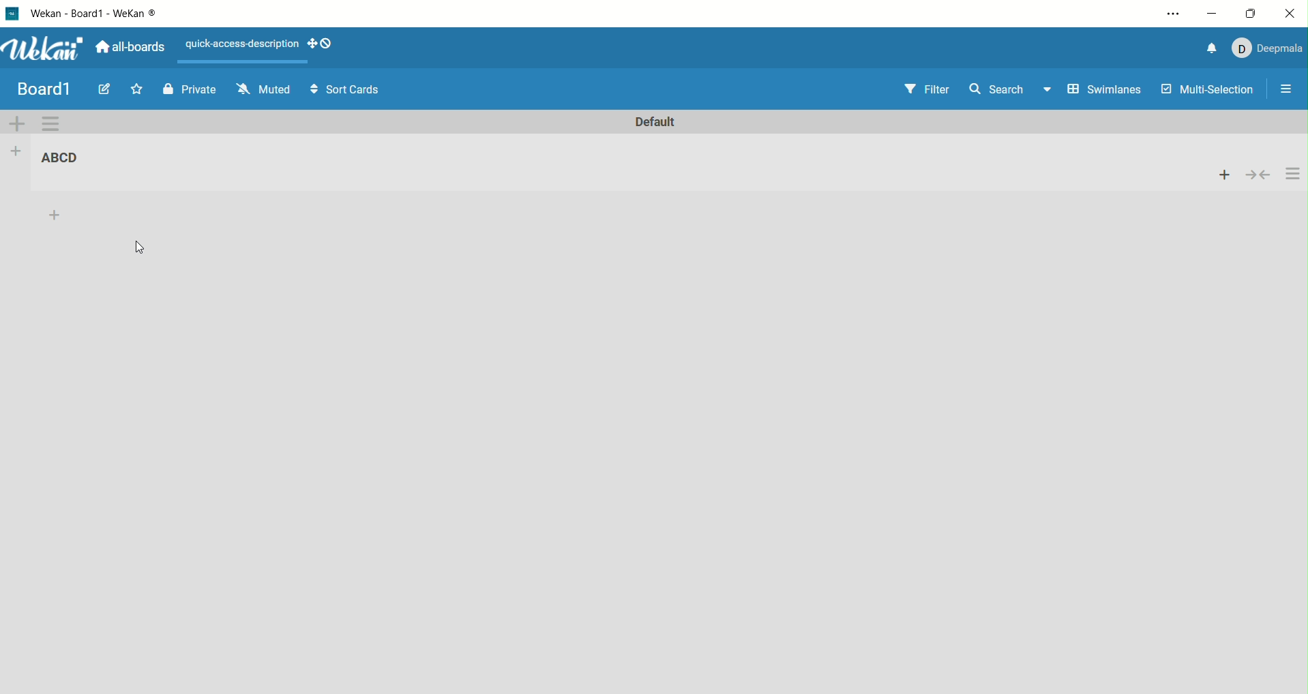  Describe the element at coordinates (657, 123) in the screenshot. I see `default` at that location.